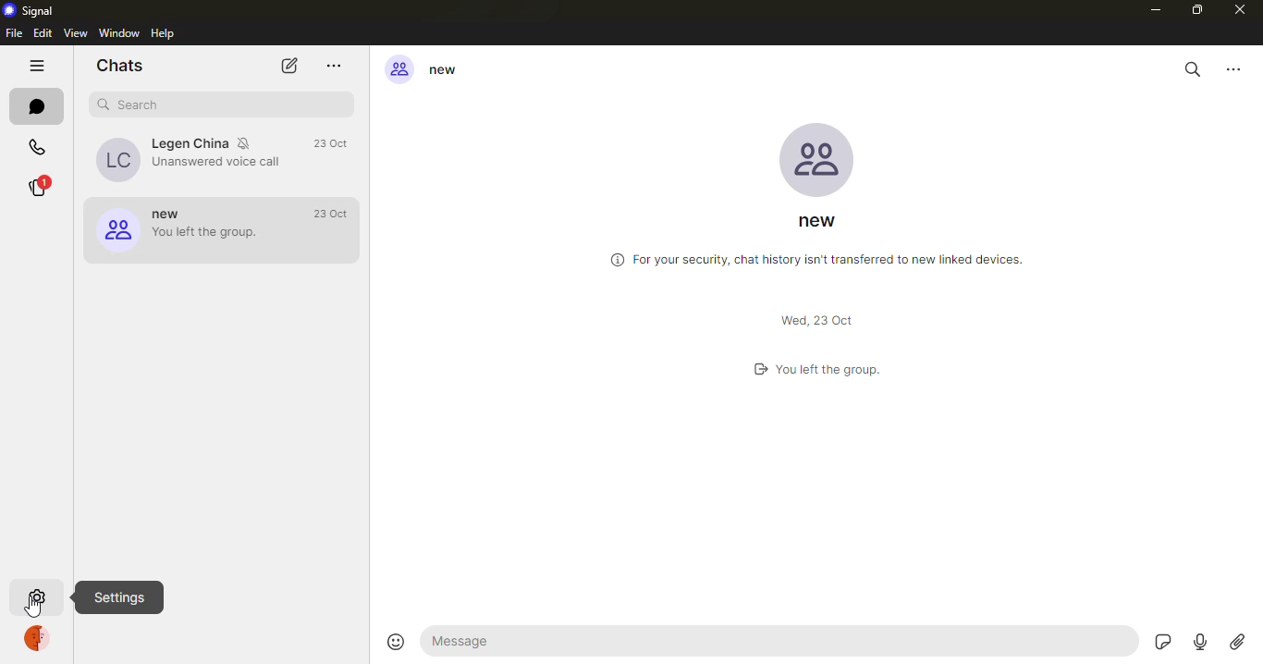 The image size is (1263, 664). Describe the element at coordinates (395, 640) in the screenshot. I see `emoji` at that location.